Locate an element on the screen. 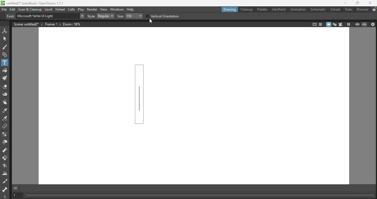 The height and width of the screenshot is (199, 377). Set the current frame is located at coordinates (18, 195).